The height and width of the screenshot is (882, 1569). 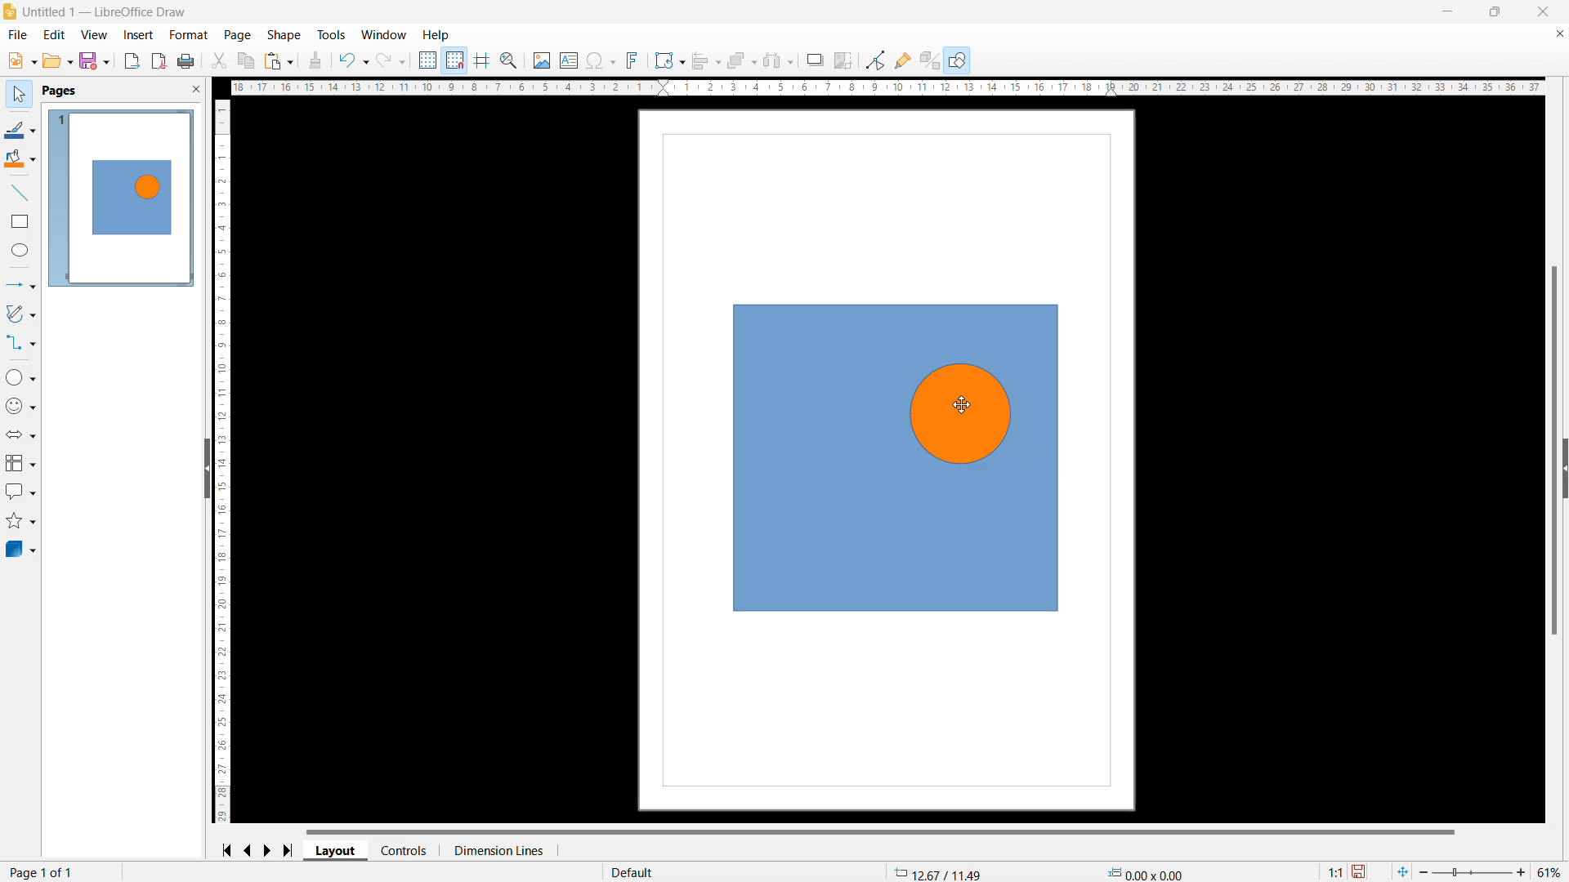 I want to click on controls, so click(x=405, y=851).